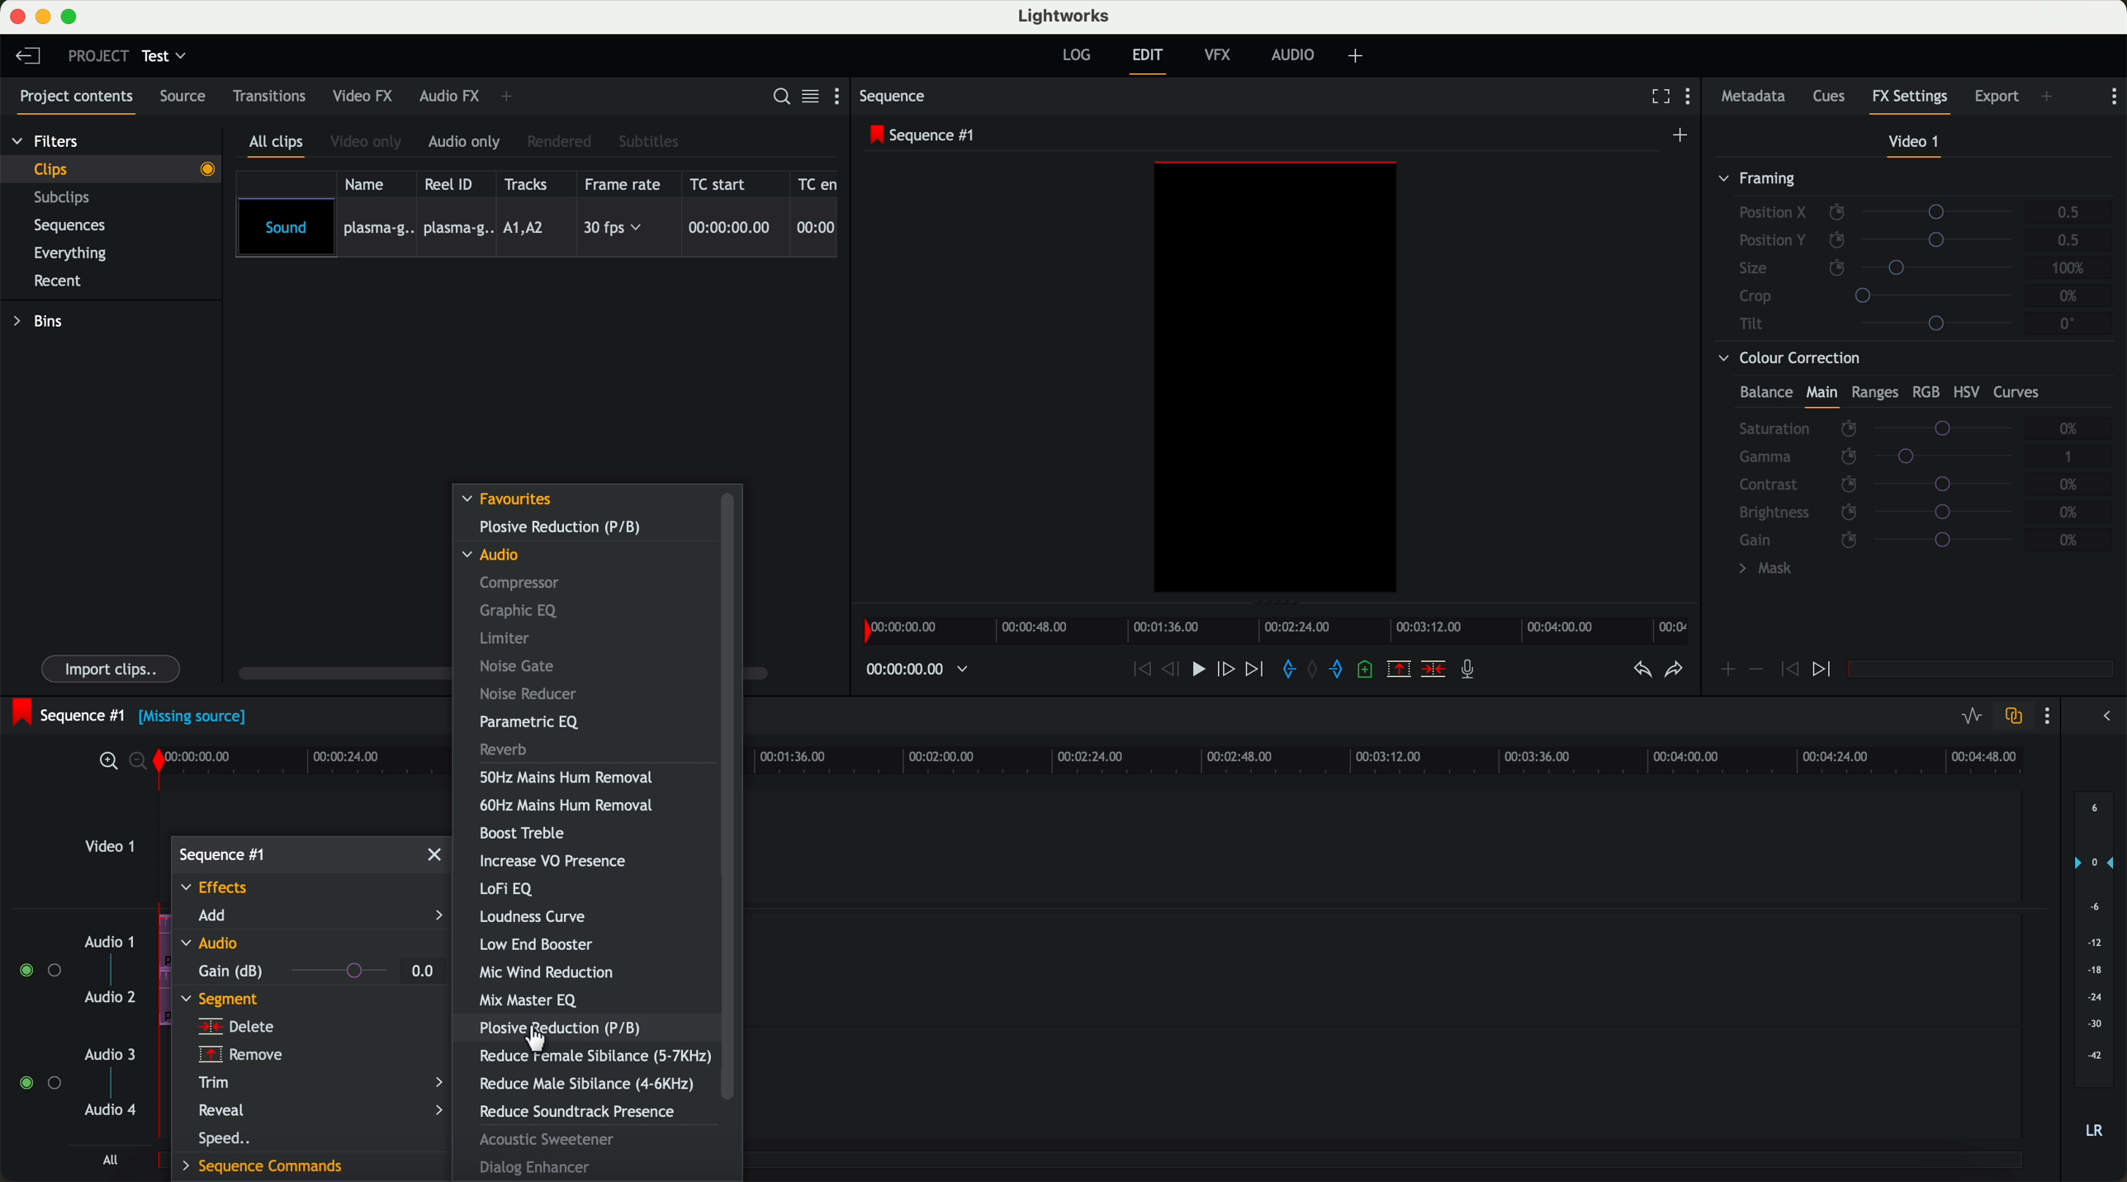 This screenshot has height=1182, width=2127. What do you see at coordinates (2013, 716) in the screenshot?
I see `toggle auto track sync` at bounding box center [2013, 716].